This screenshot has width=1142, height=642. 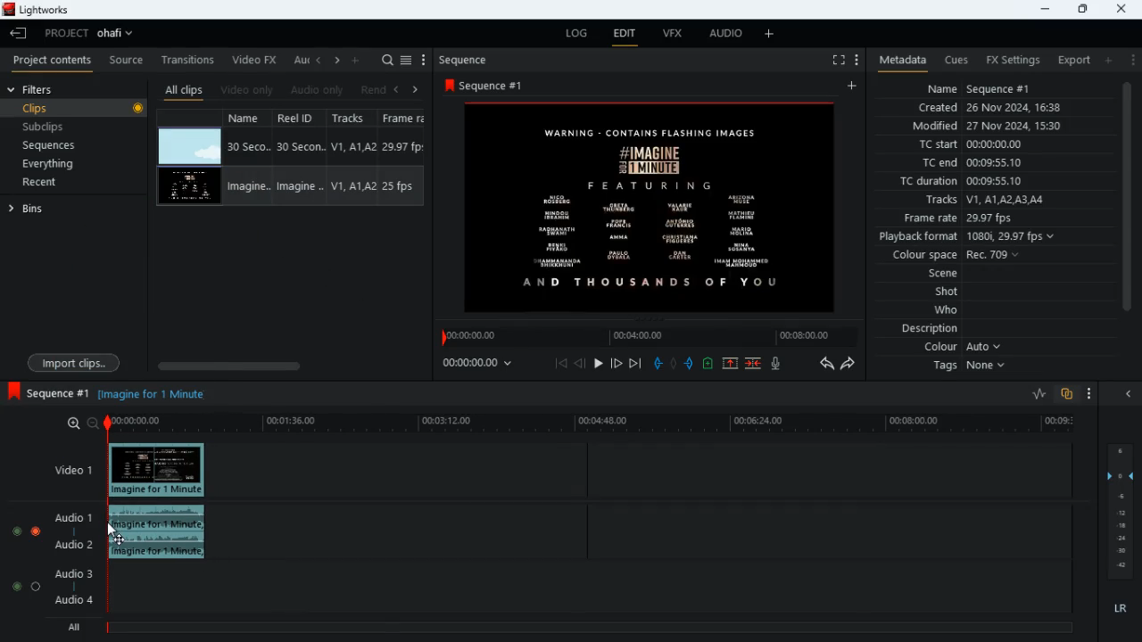 I want to click on real id, so click(x=302, y=118).